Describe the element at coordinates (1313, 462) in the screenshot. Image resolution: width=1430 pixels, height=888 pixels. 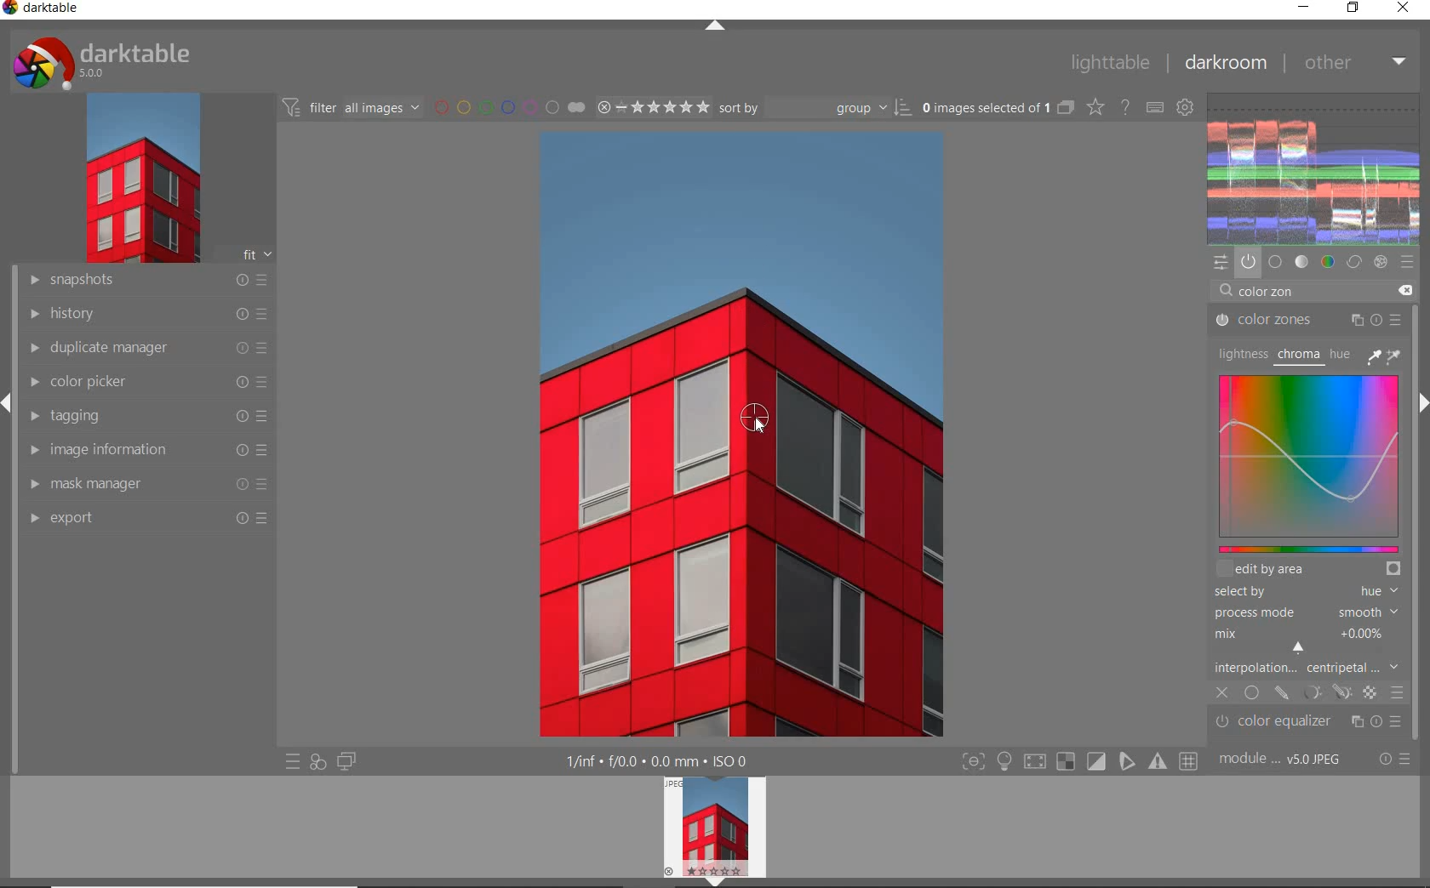
I see `MAP` at that location.